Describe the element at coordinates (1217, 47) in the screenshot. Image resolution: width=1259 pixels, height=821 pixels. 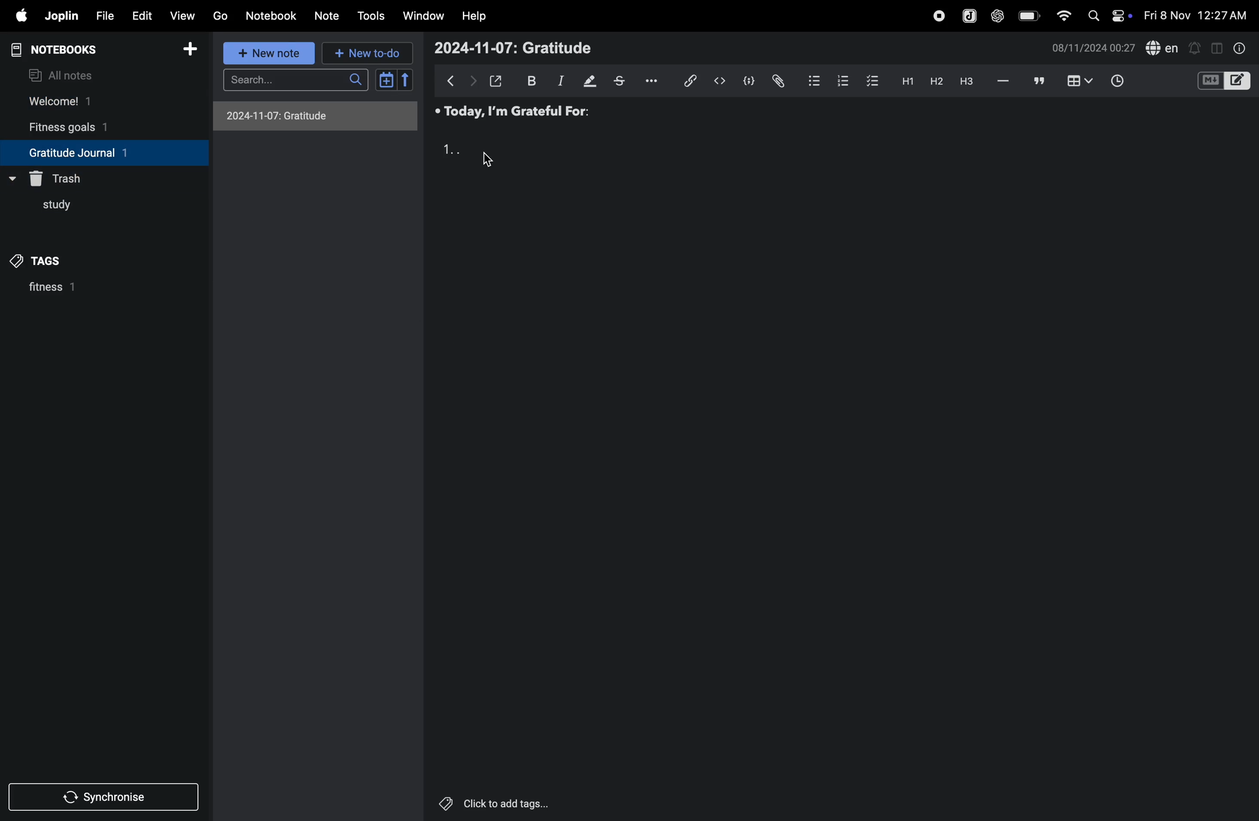
I see `toogle window` at that location.